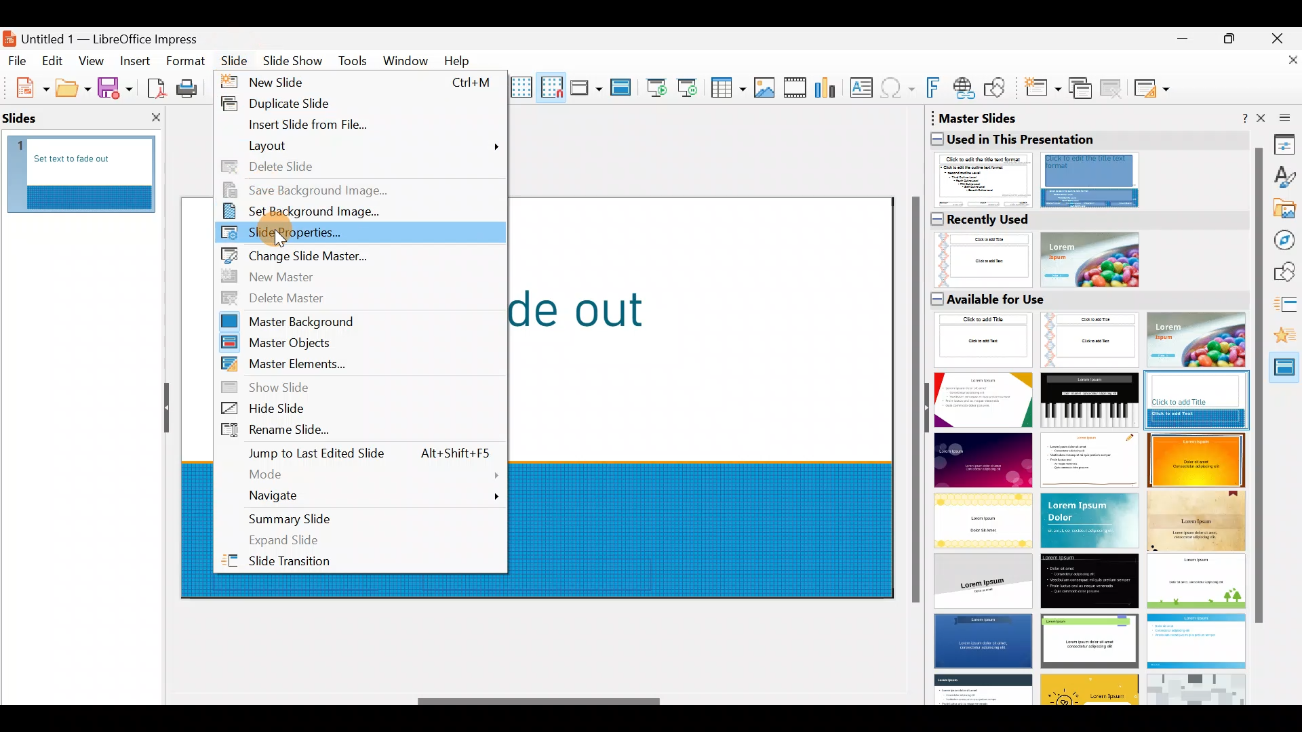  Describe the element at coordinates (460, 60) in the screenshot. I see `Help` at that location.